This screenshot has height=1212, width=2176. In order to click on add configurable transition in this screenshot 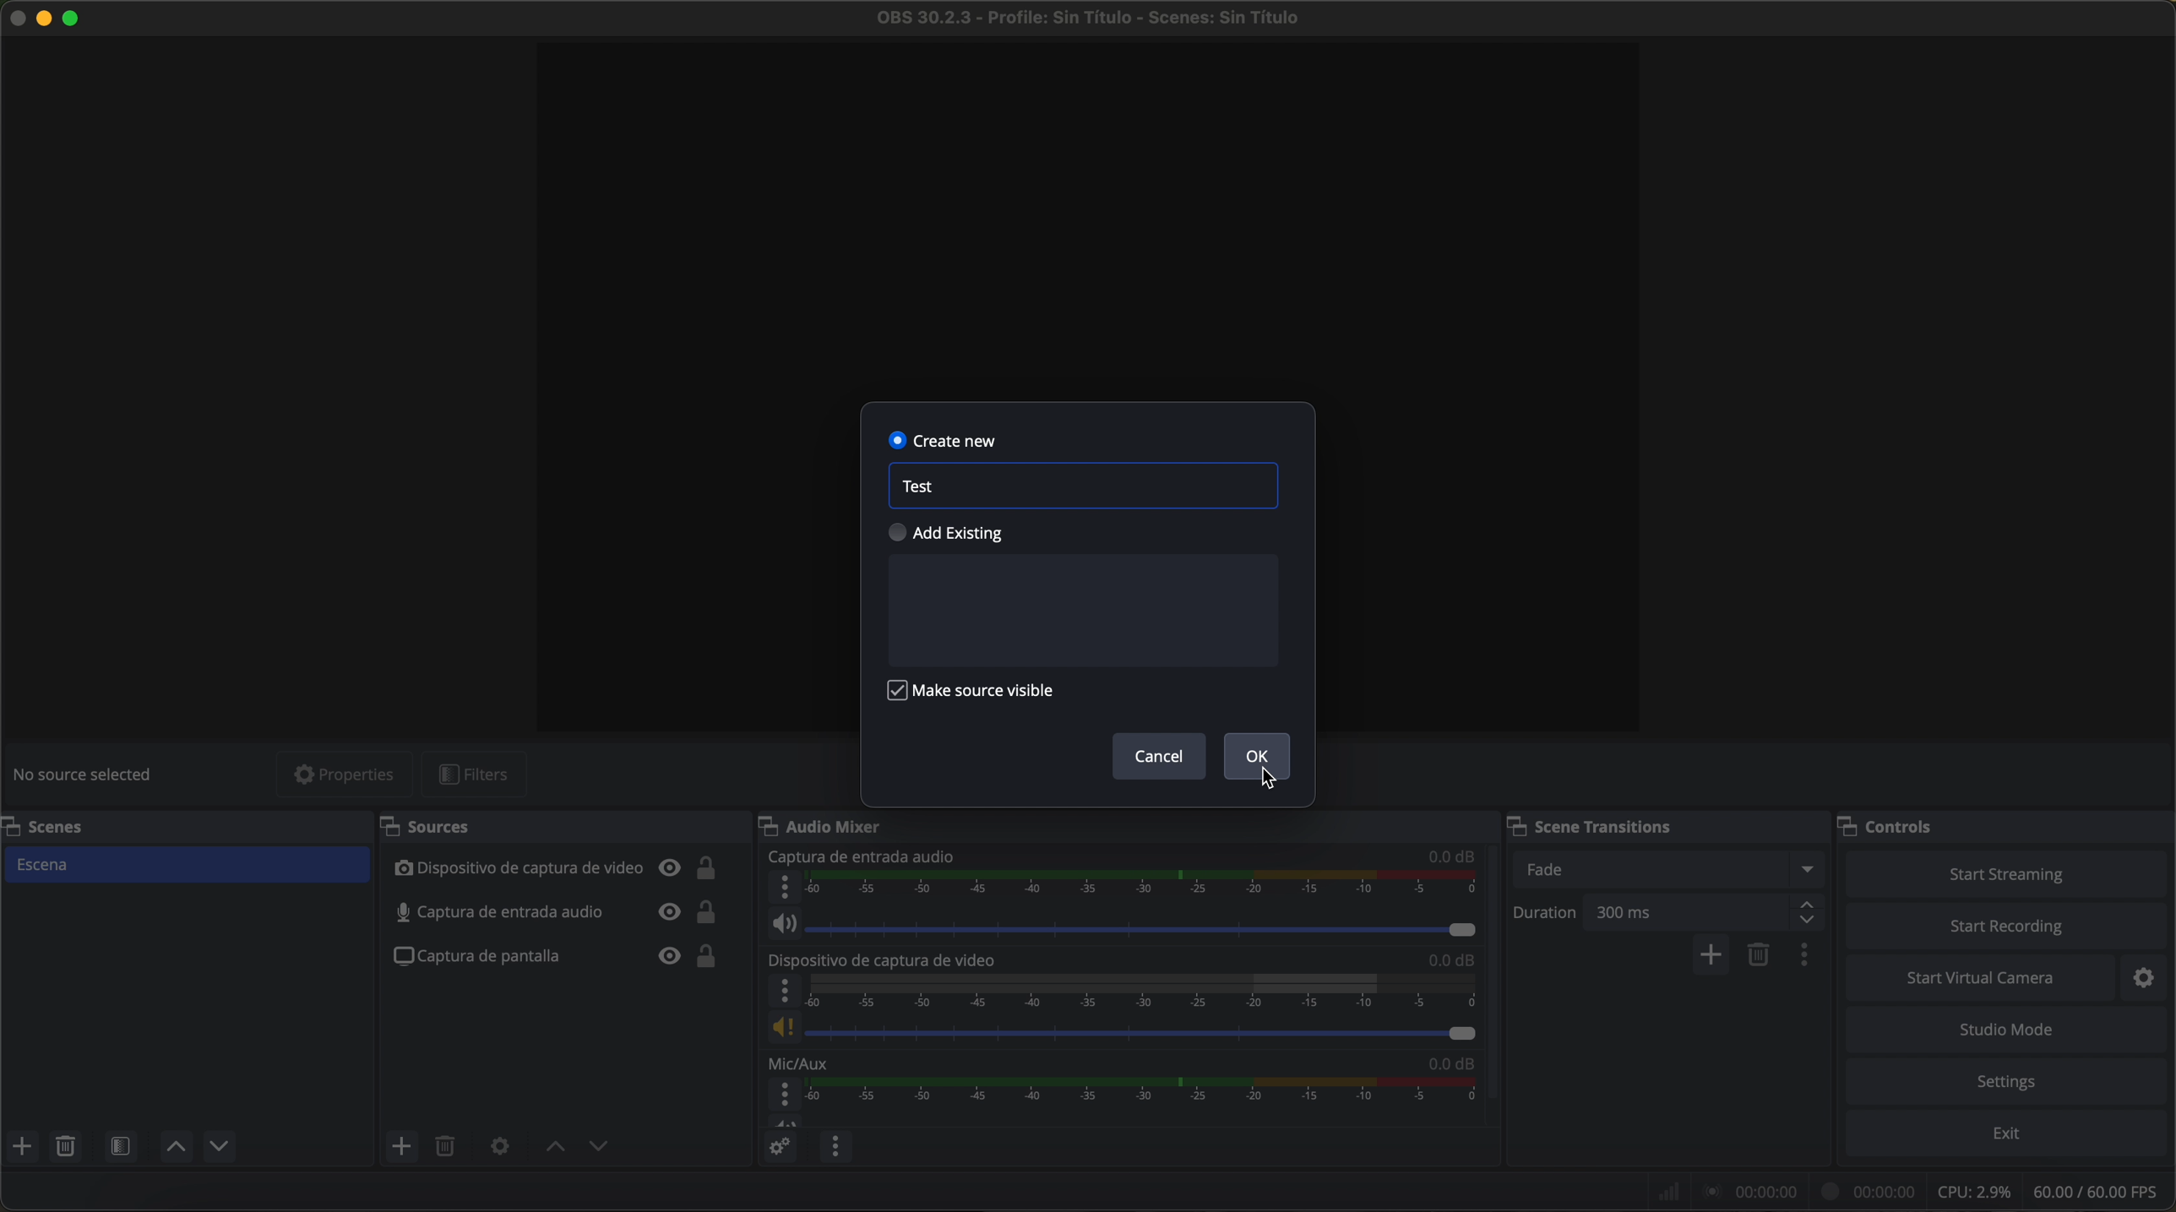, I will do `click(1712, 956)`.